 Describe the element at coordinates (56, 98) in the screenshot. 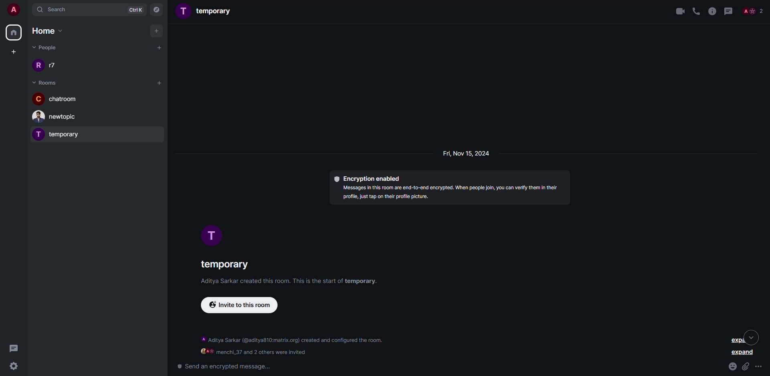

I see `chatroom` at that location.